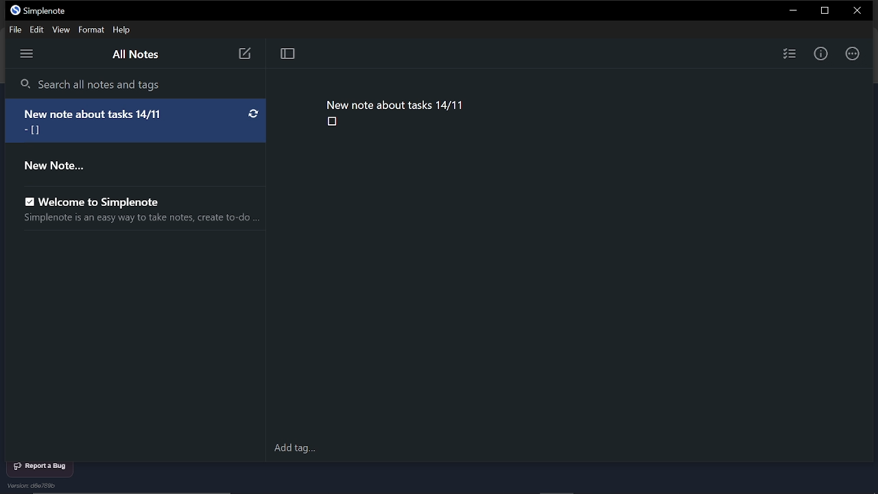  What do you see at coordinates (92, 30) in the screenshot?
I see `Format` at bounding box center [92, 30].